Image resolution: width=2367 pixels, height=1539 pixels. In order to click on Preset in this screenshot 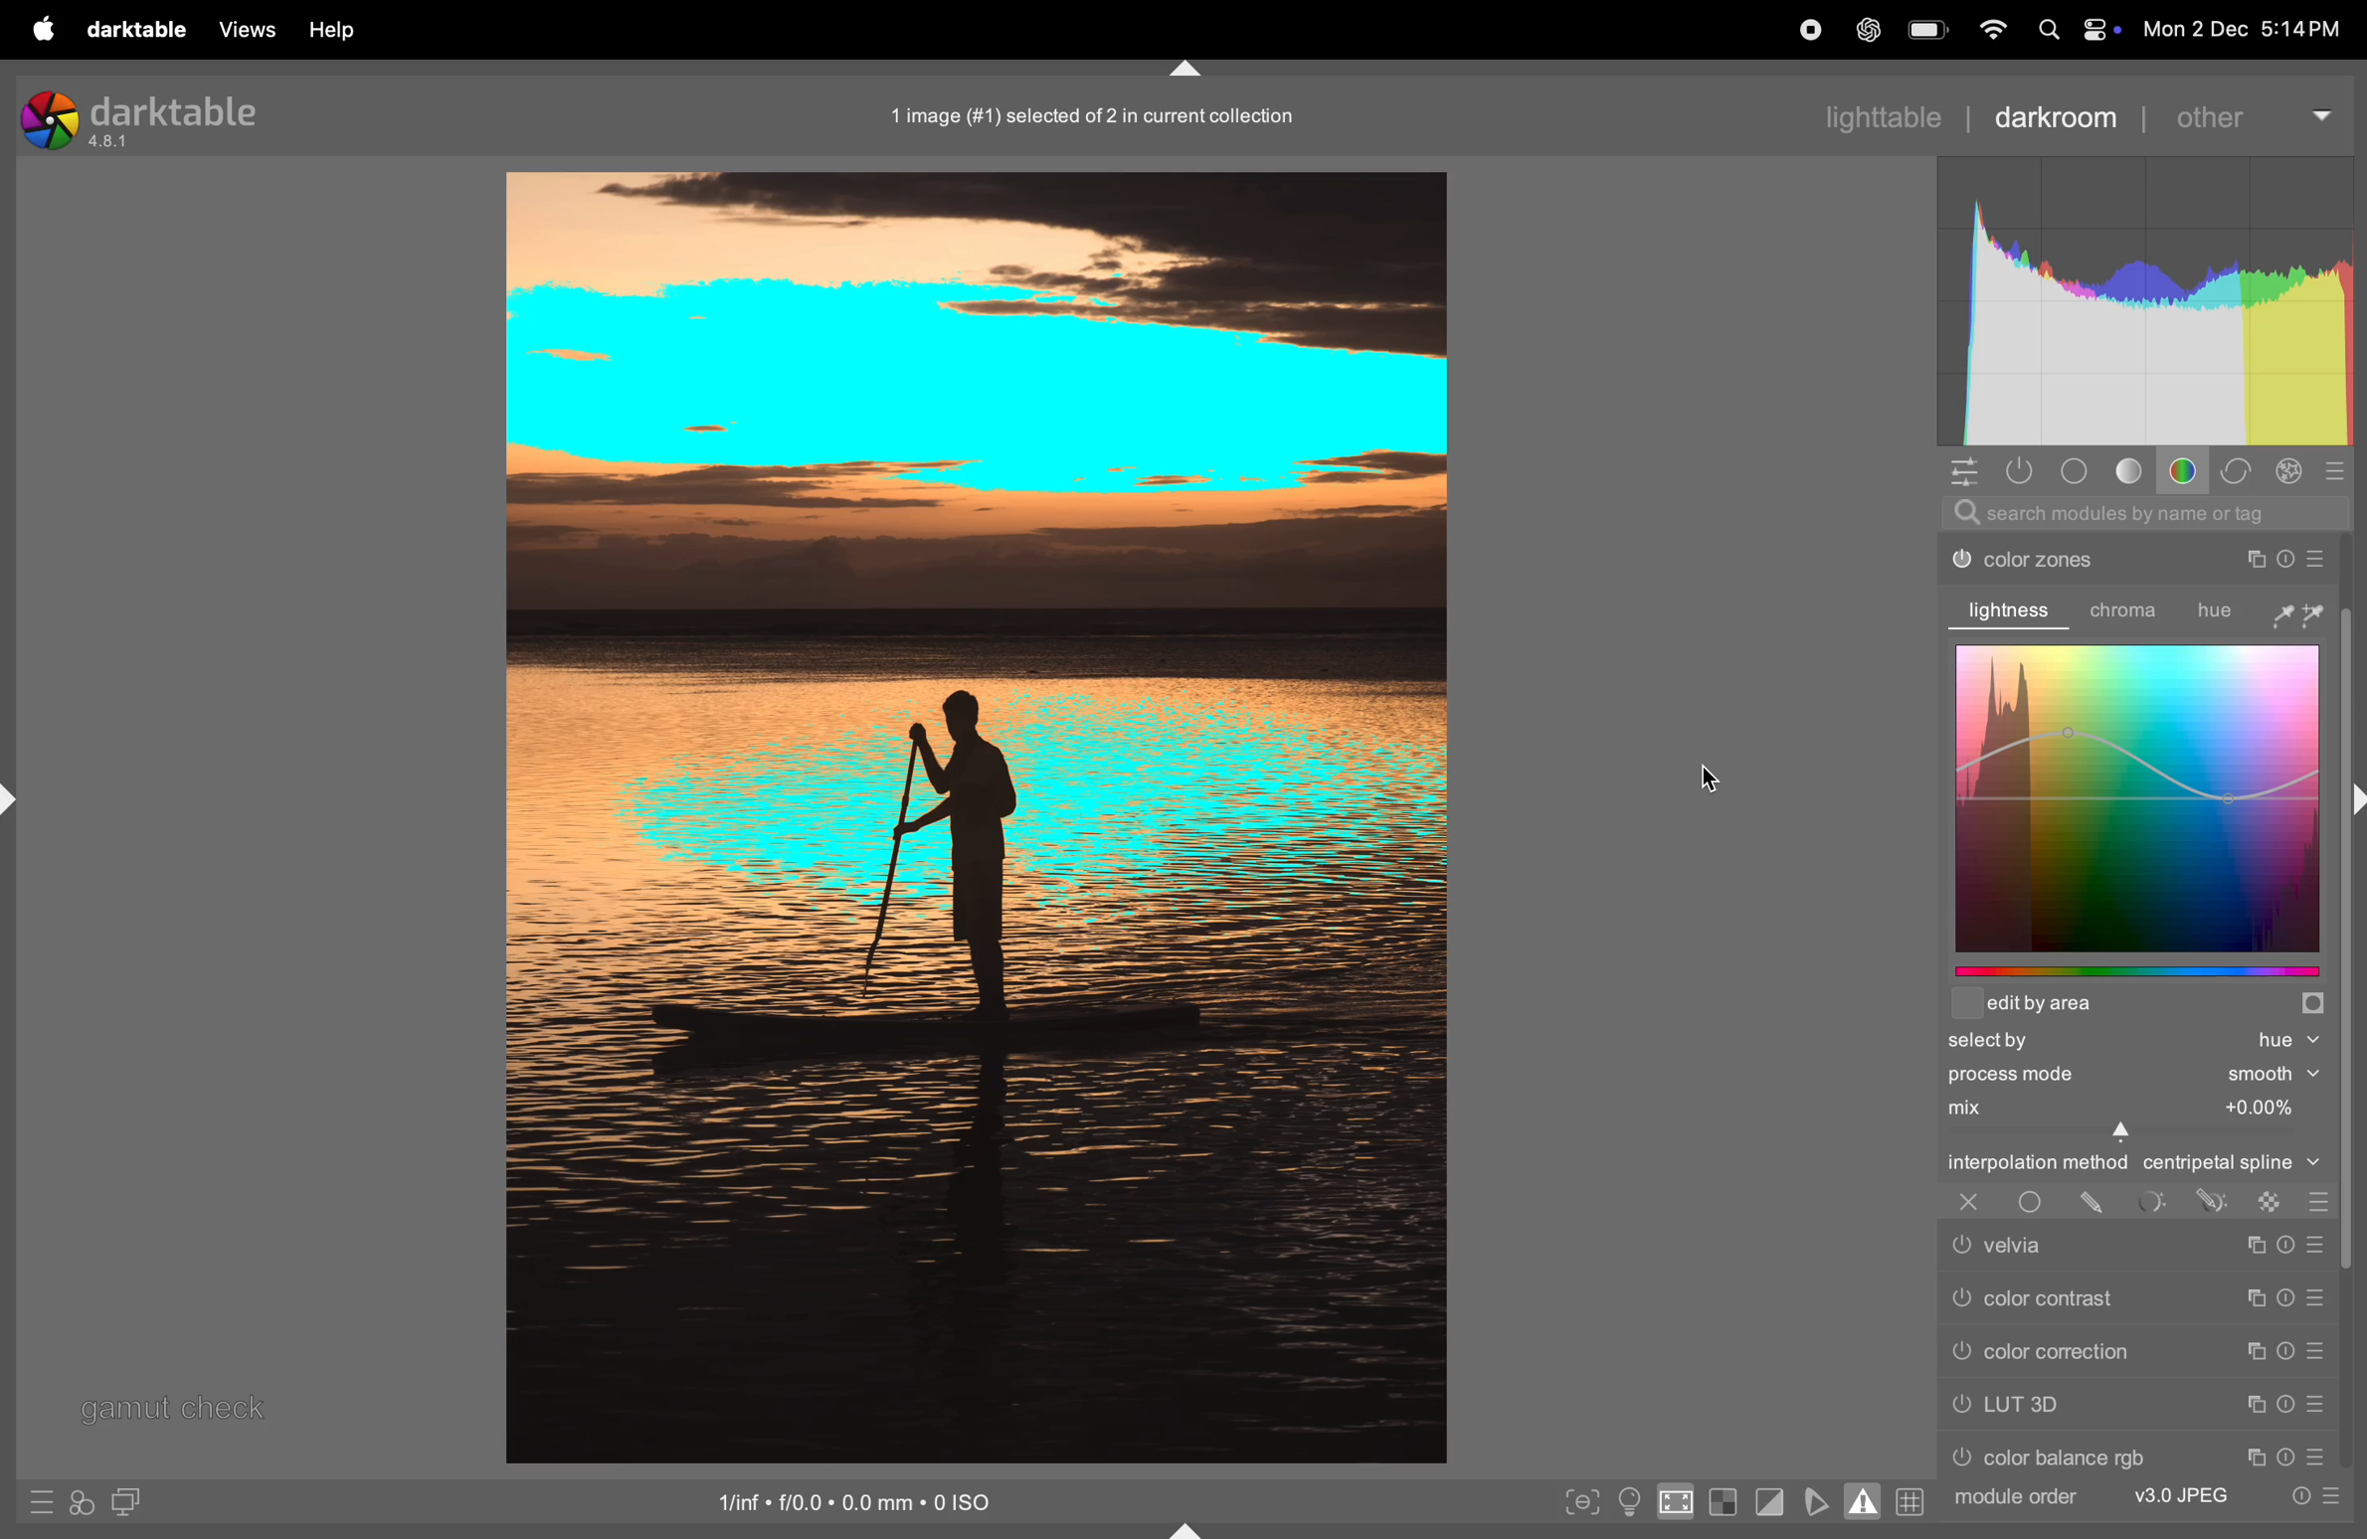, I will do `click(2318, 1244)`.